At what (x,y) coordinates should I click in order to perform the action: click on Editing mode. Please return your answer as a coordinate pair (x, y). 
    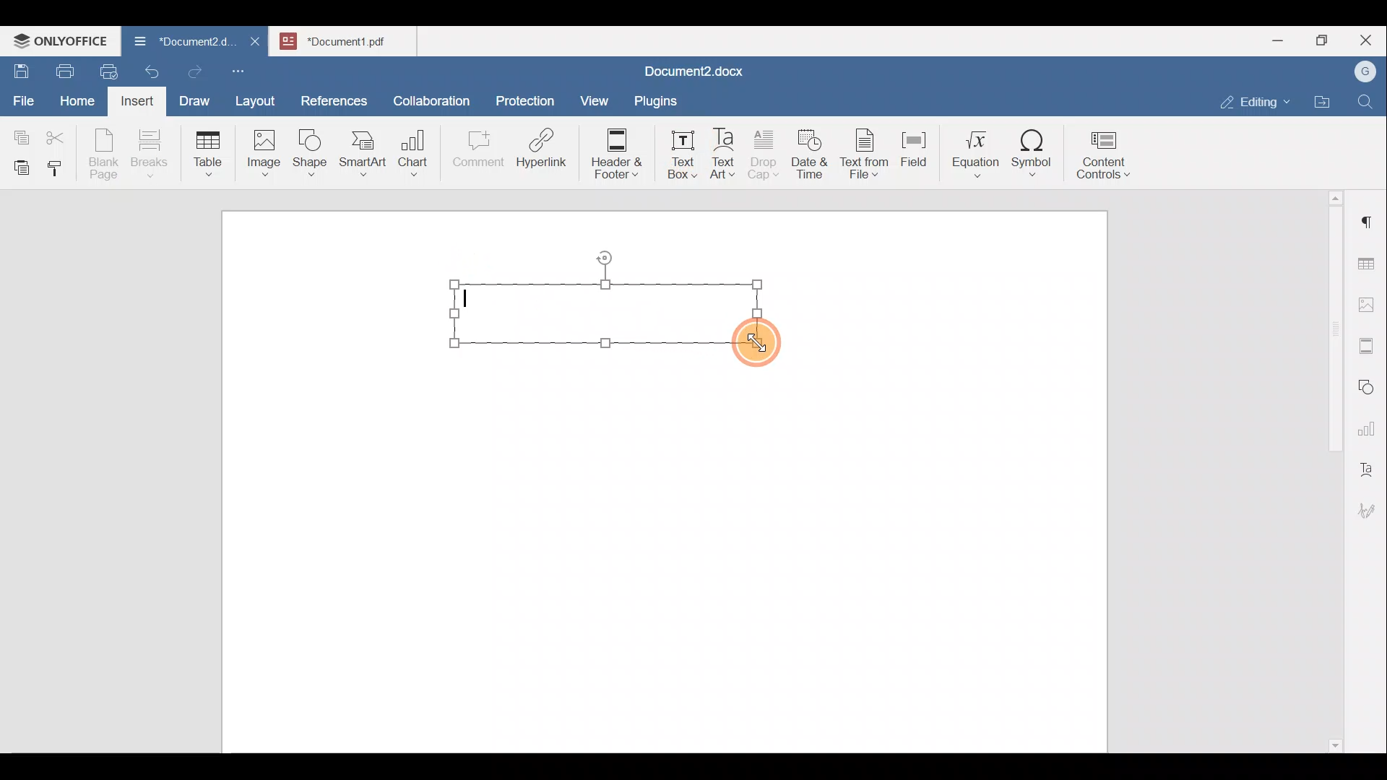
    Looking at the image, I should click on (1256, 99).